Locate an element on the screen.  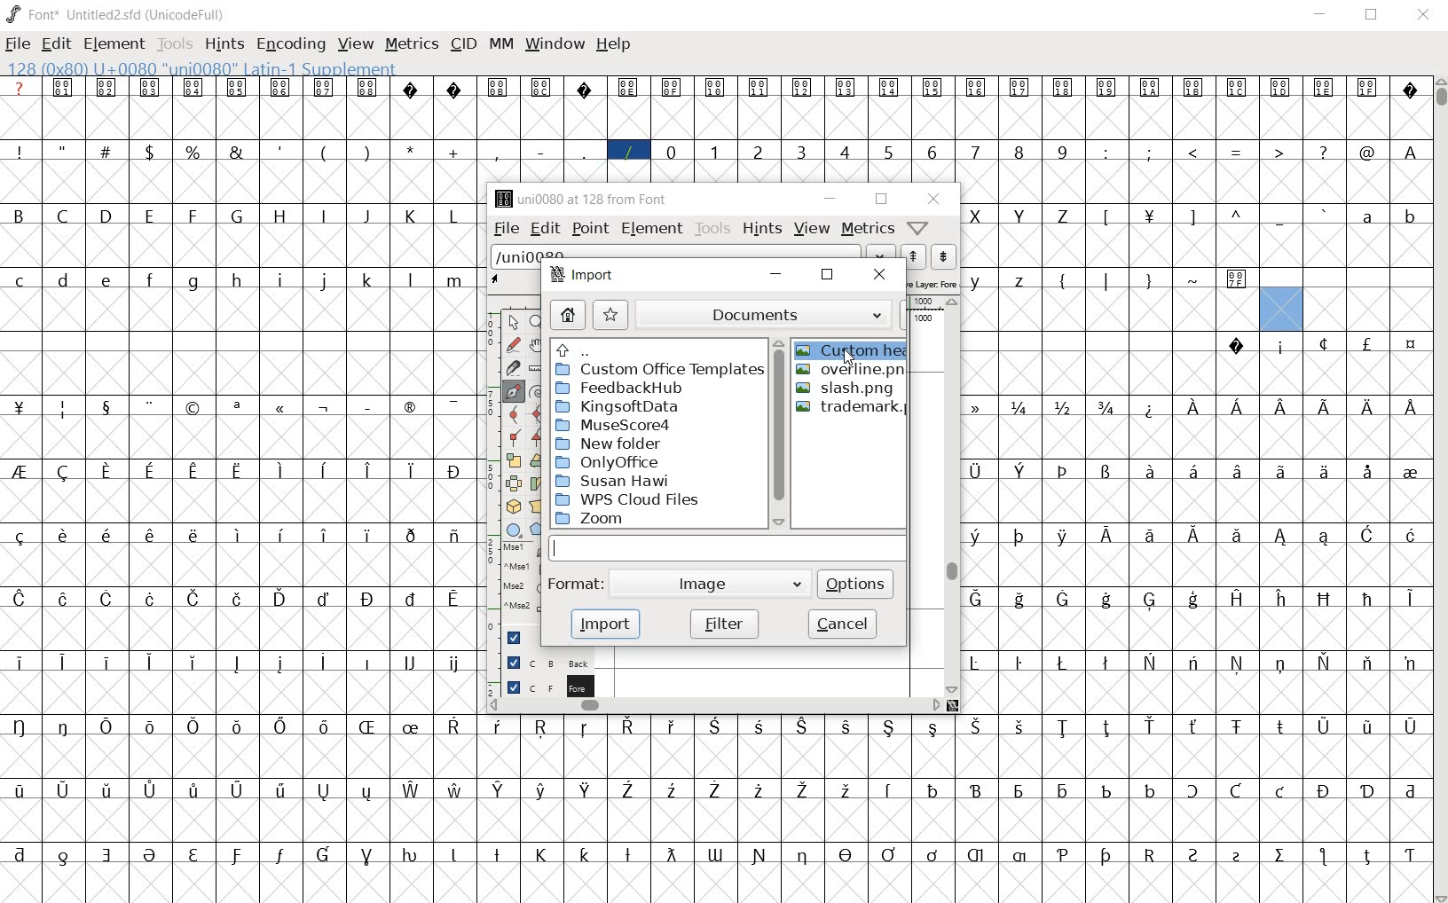
glyph is located at coordinates (671, 88).